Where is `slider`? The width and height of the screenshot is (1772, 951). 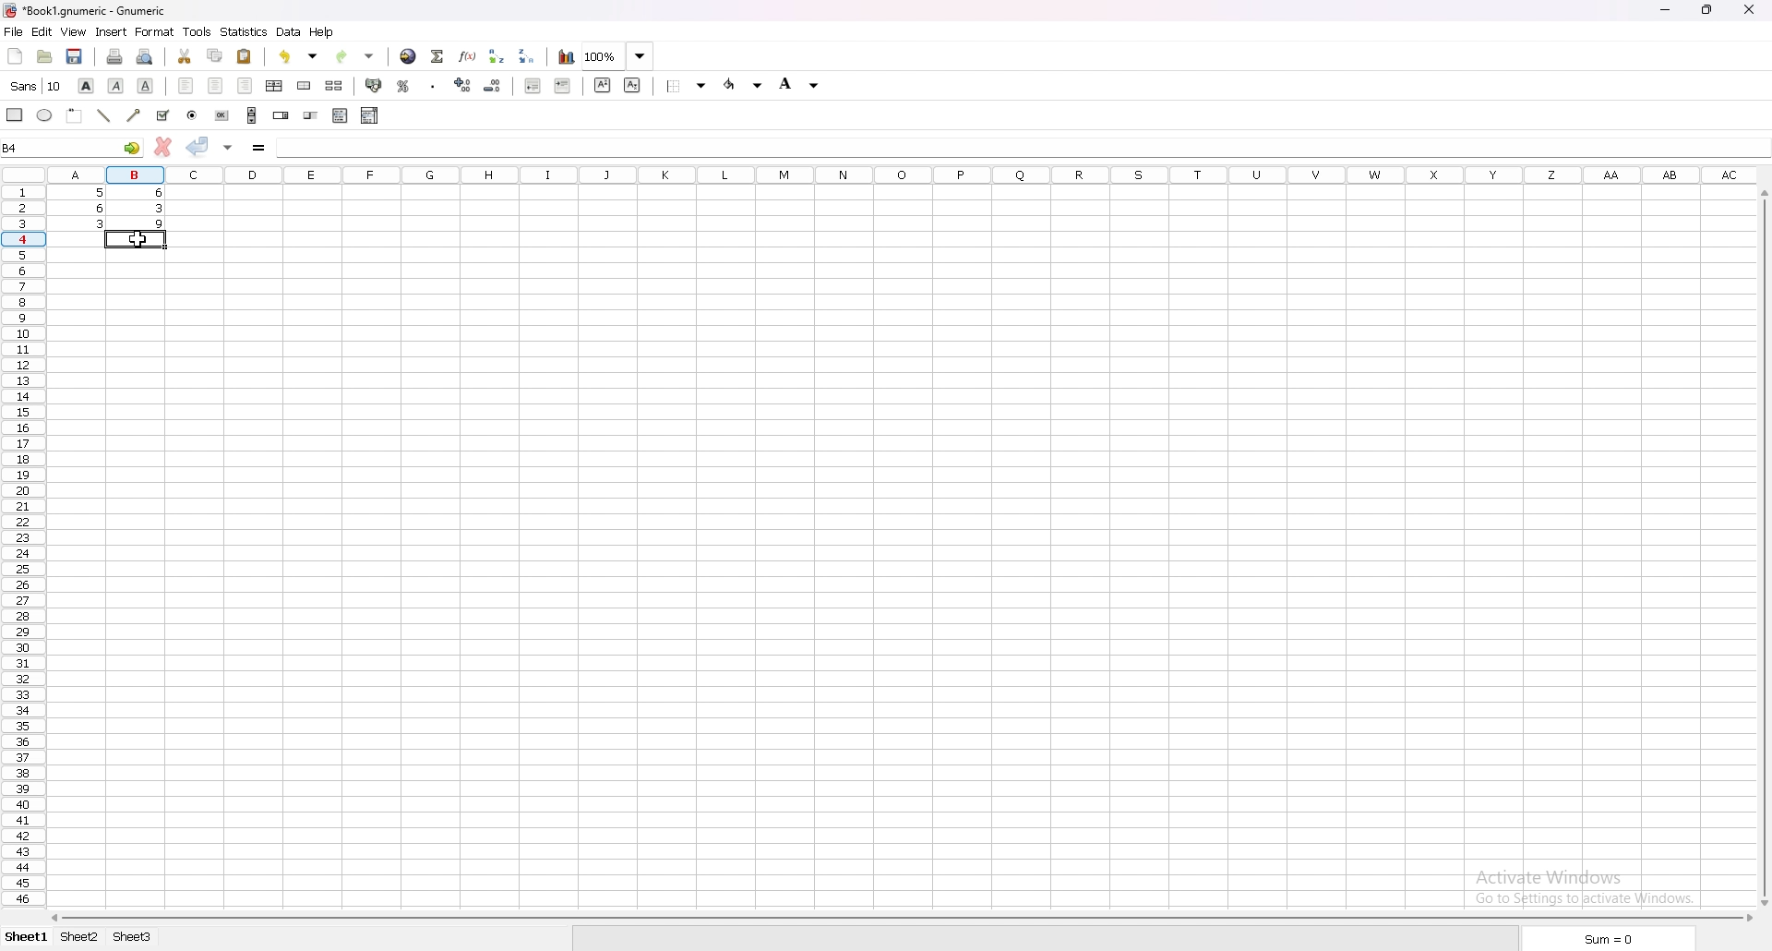
slider is located at coordinates (311, 115).